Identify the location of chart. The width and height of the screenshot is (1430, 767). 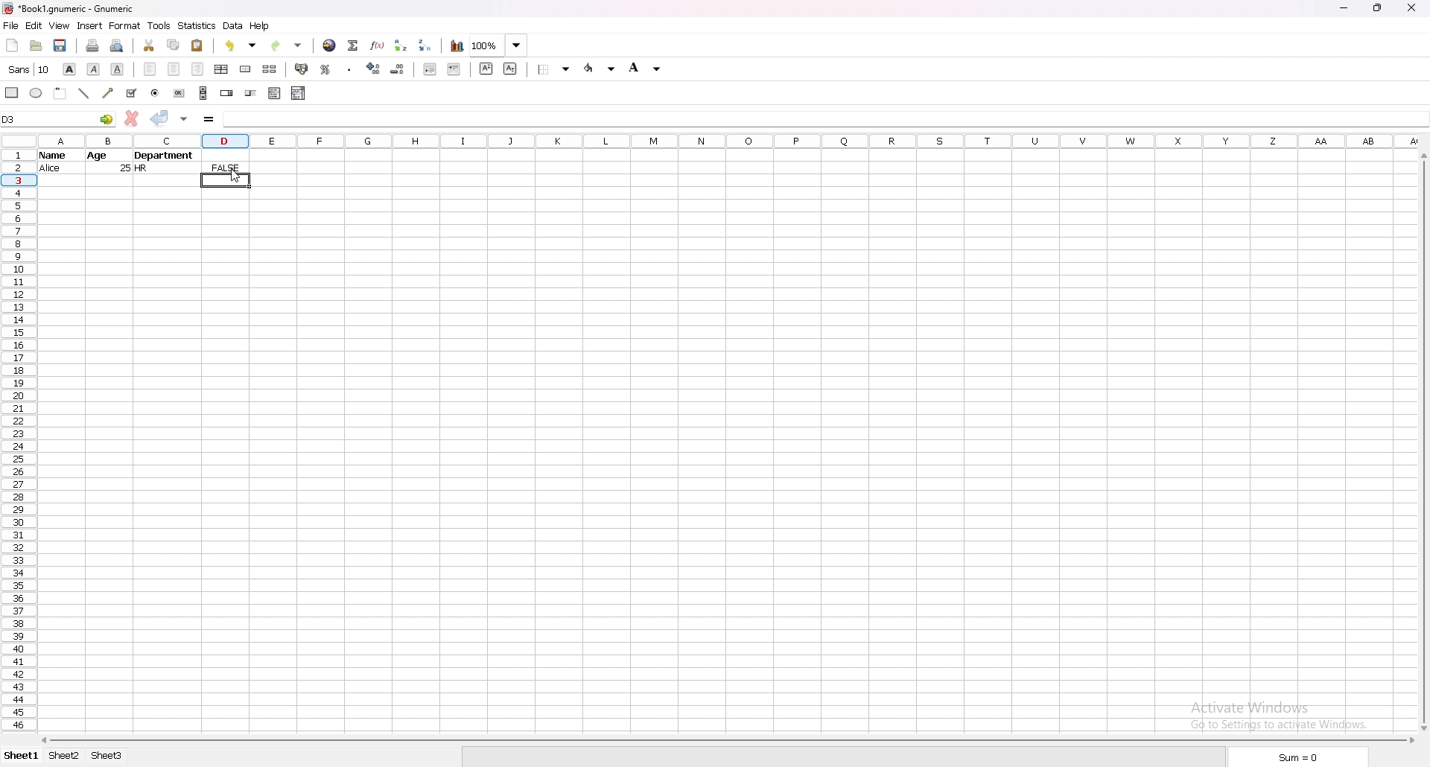
(457, 45).